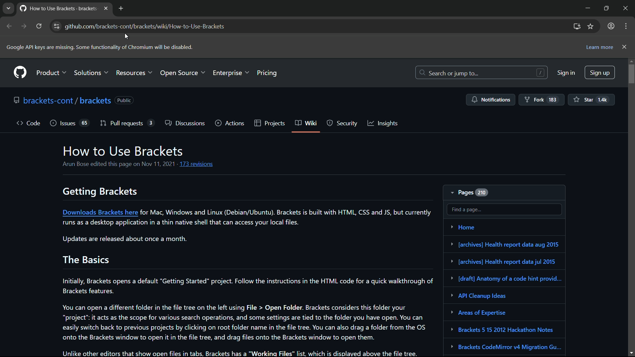  What do you see at coordinates (306, 123) in the screenshot?
I see `wiki` at bounding box center [306, 123].